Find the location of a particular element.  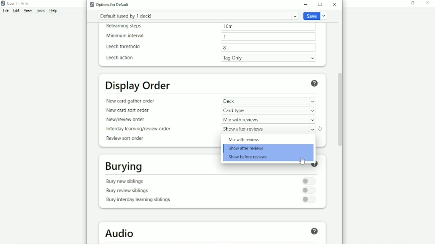

Help is located at coordinates (315, 83).